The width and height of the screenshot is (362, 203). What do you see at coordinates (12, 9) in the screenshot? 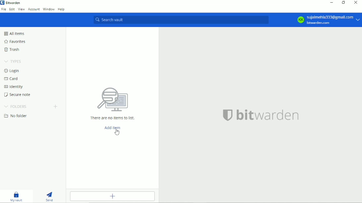
I see `Edit` at bounding box center [12, 9].